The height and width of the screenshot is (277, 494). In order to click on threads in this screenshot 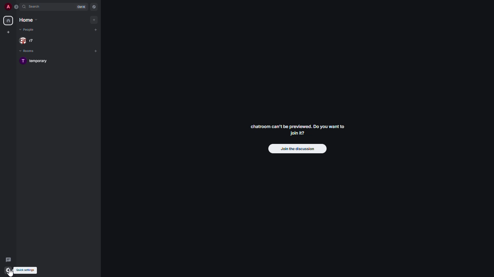, I will do `click(8, 258)`.